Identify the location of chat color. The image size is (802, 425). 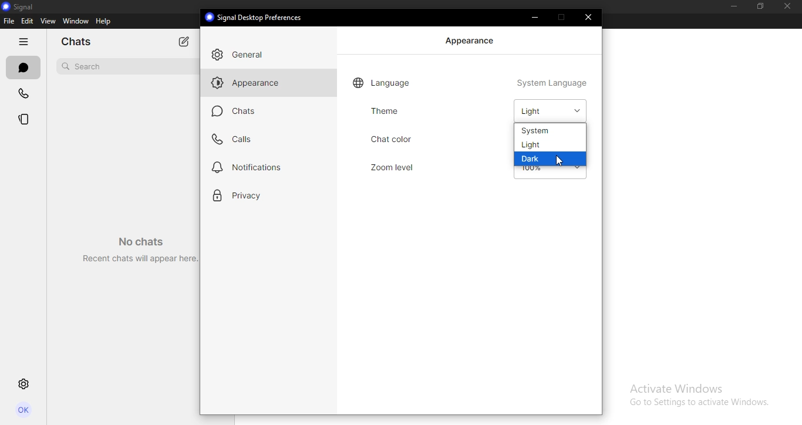
(412, 139).